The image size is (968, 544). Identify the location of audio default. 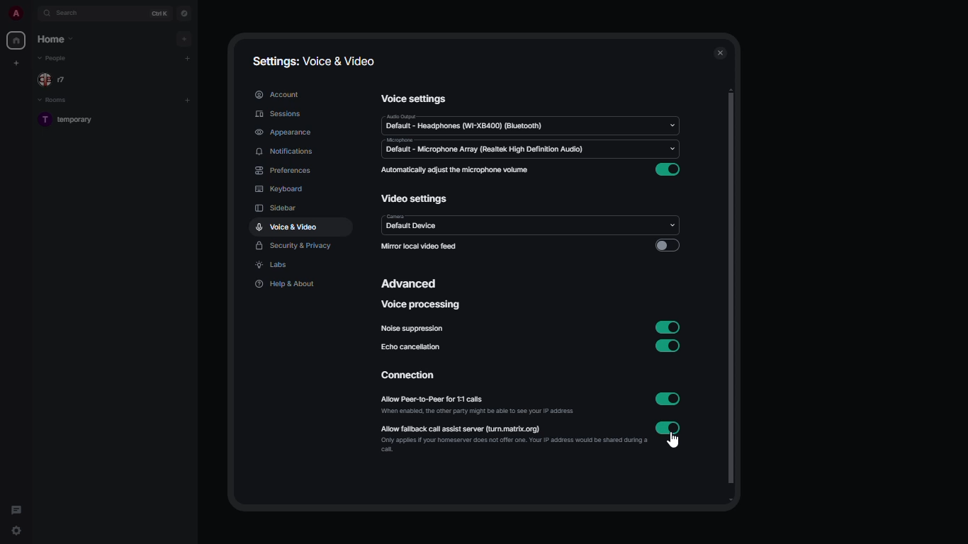
(465, 122).